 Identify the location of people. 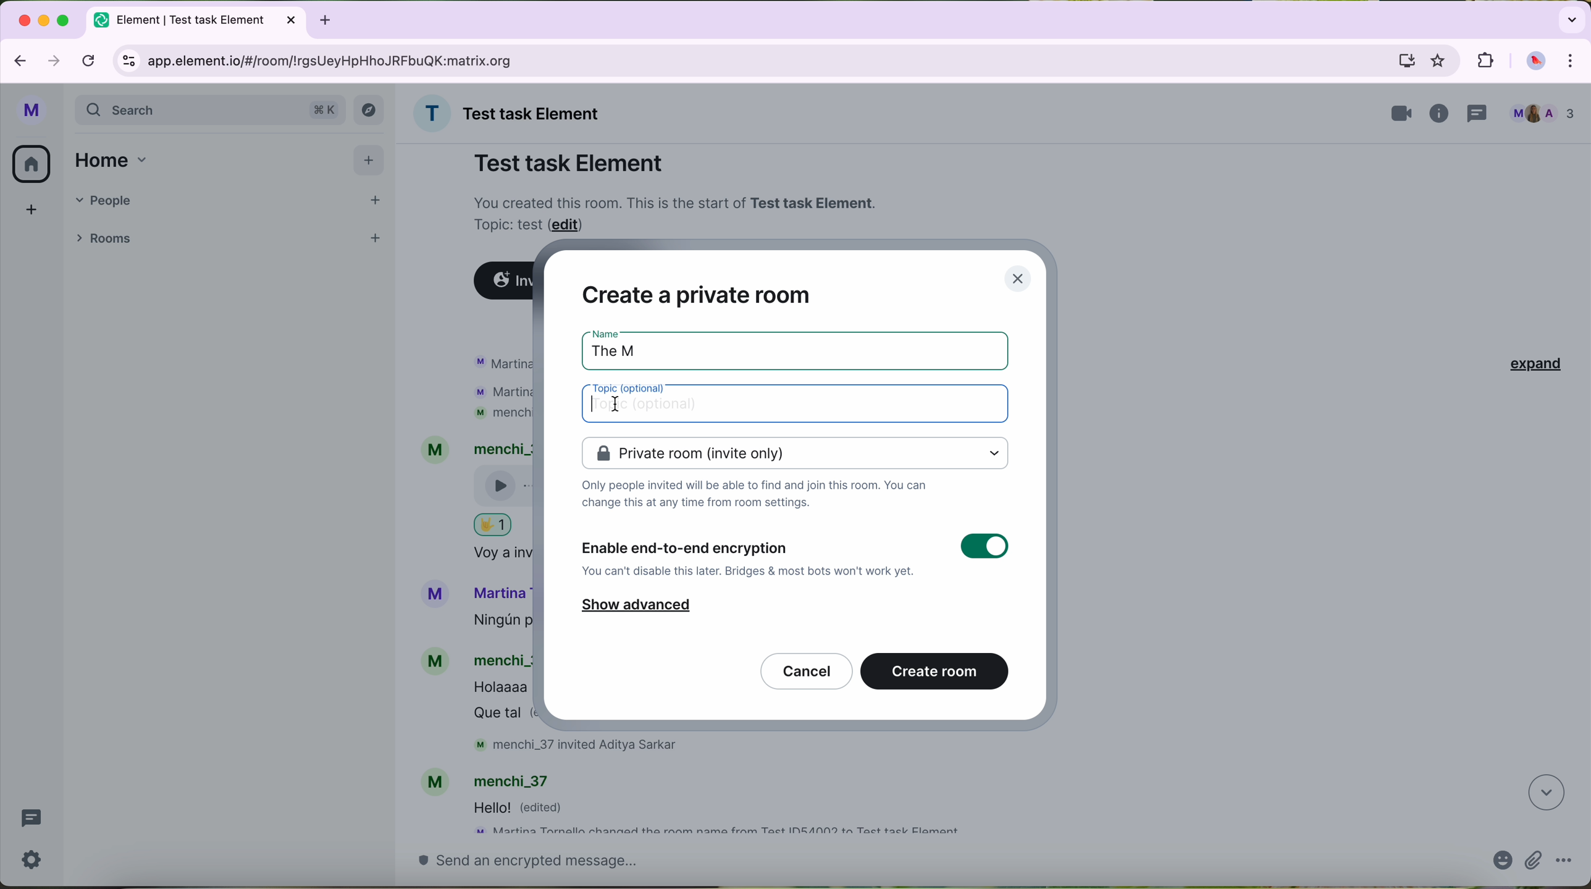
(1542, 113).